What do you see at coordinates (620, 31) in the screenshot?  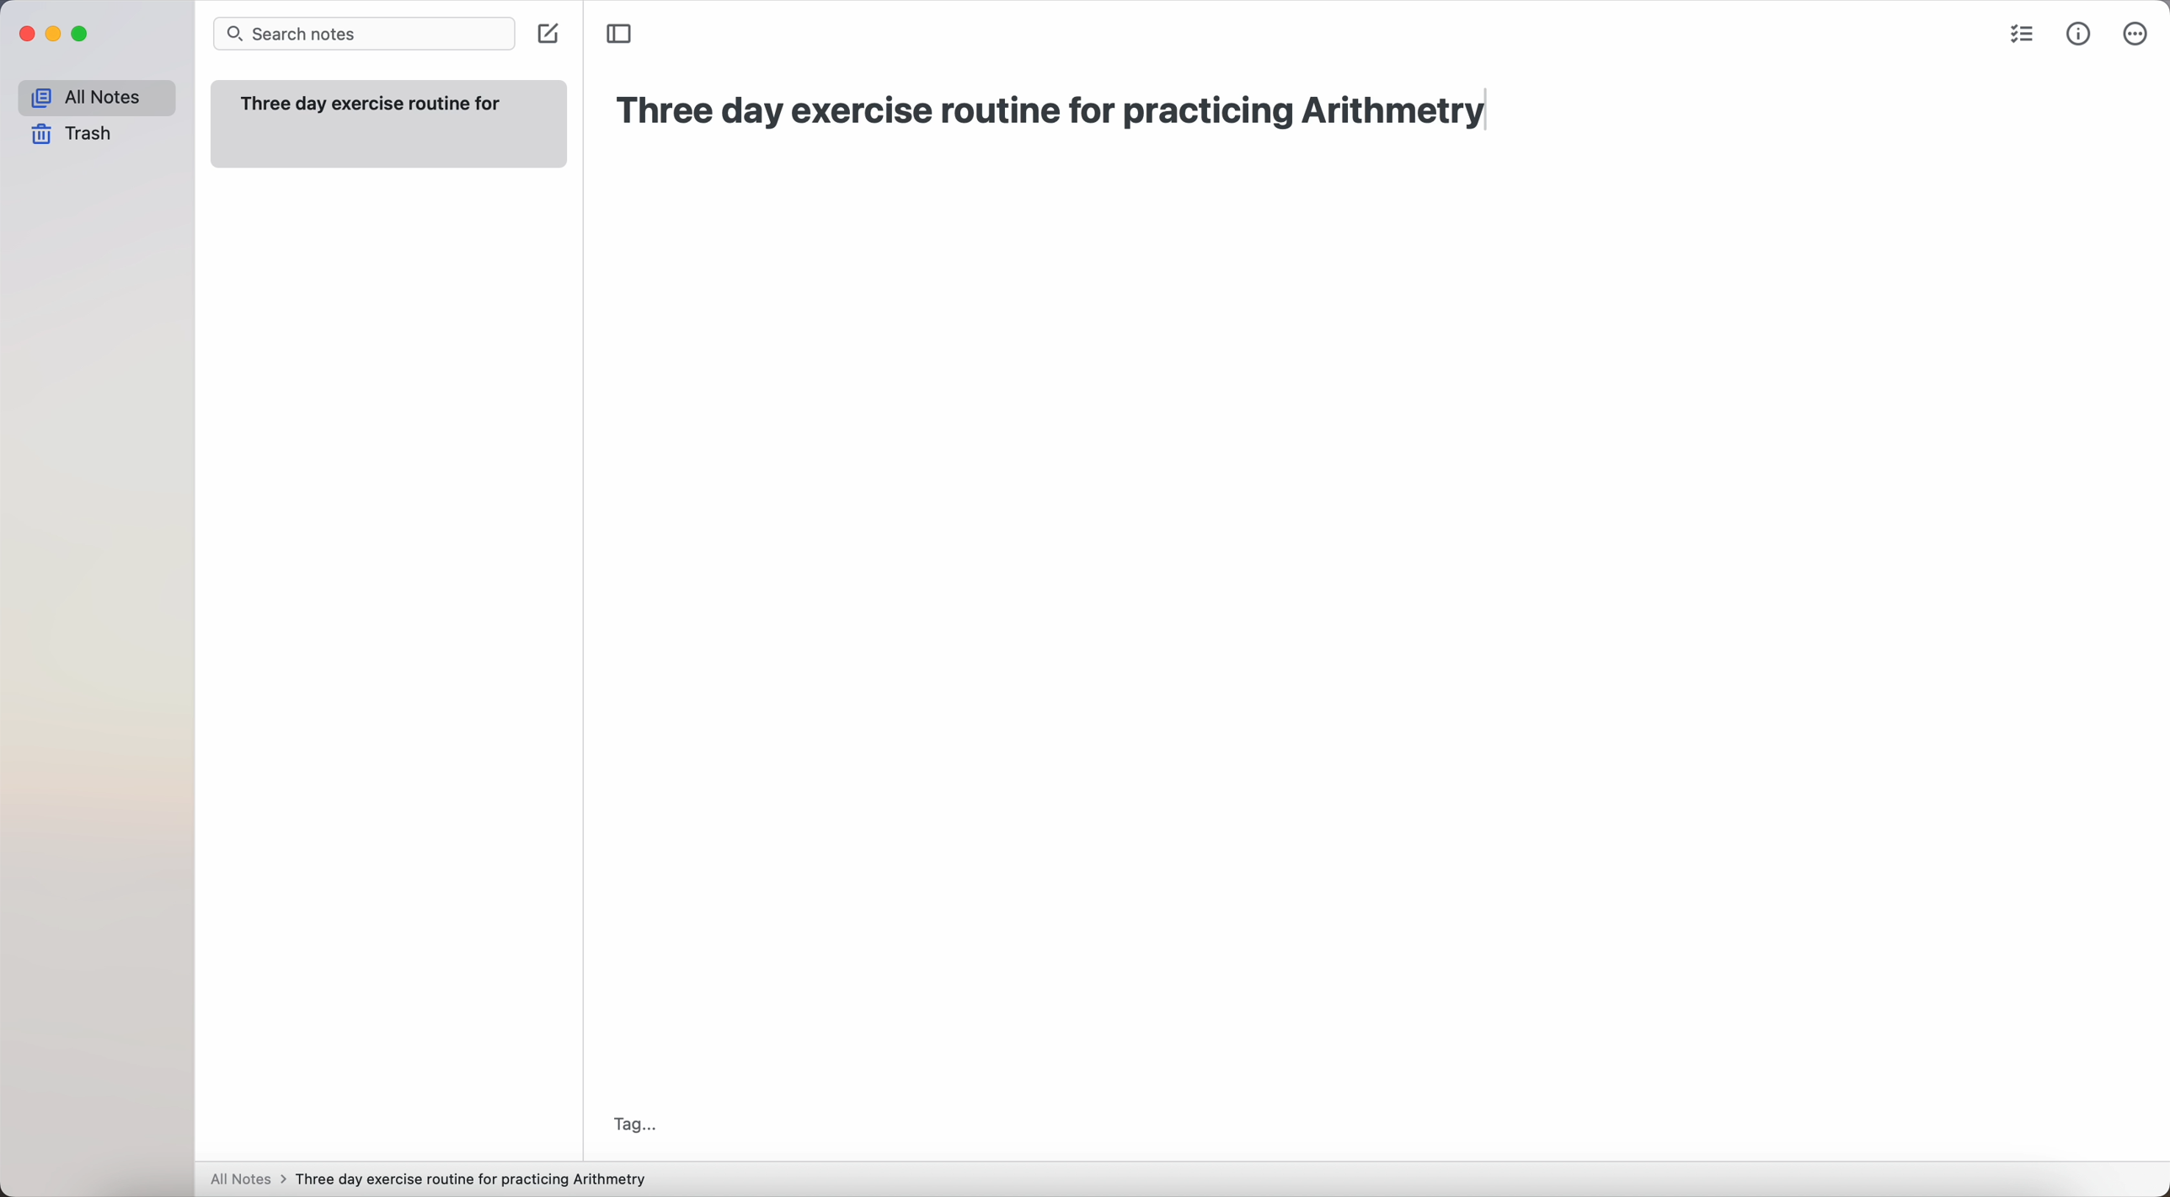 I see `toggle sidebar` at bounding box center [620, 31].